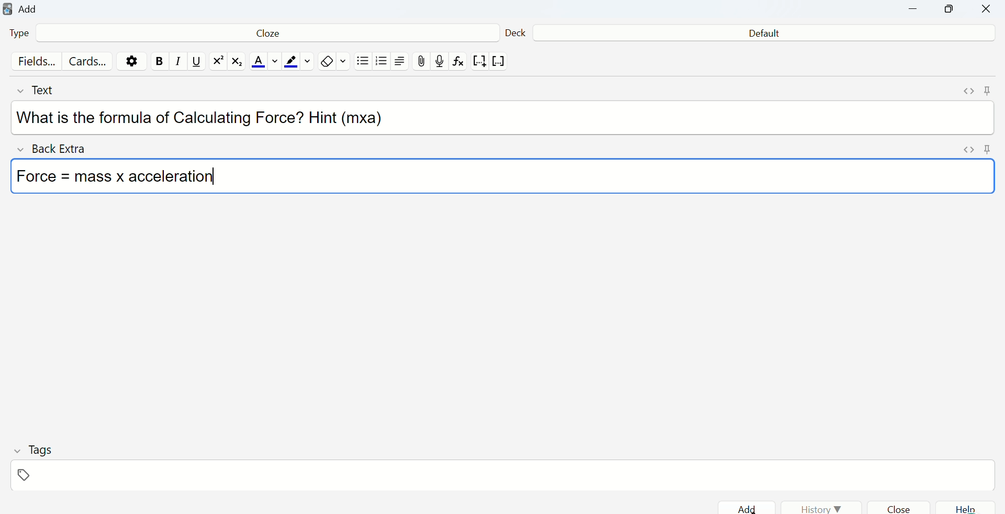 This screenshot has height=514, width=1005. I want to click on Add, so click(750, 506).